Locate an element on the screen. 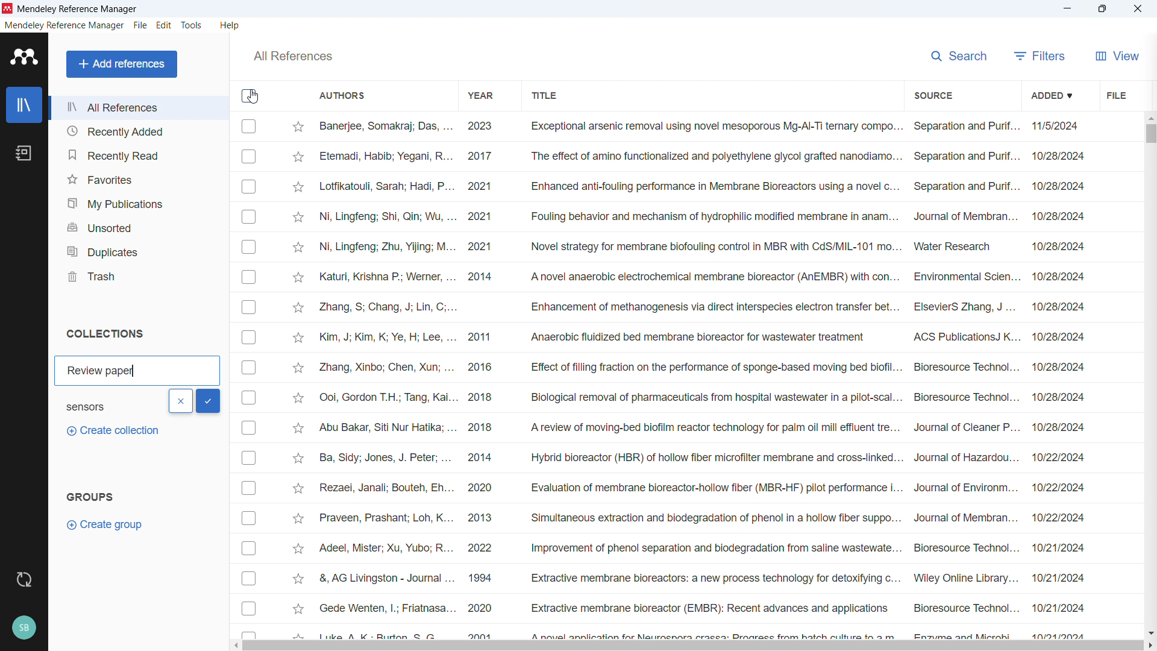 This screenshot has width=1157, height=651. filters is located at coordinates (1040, 54).